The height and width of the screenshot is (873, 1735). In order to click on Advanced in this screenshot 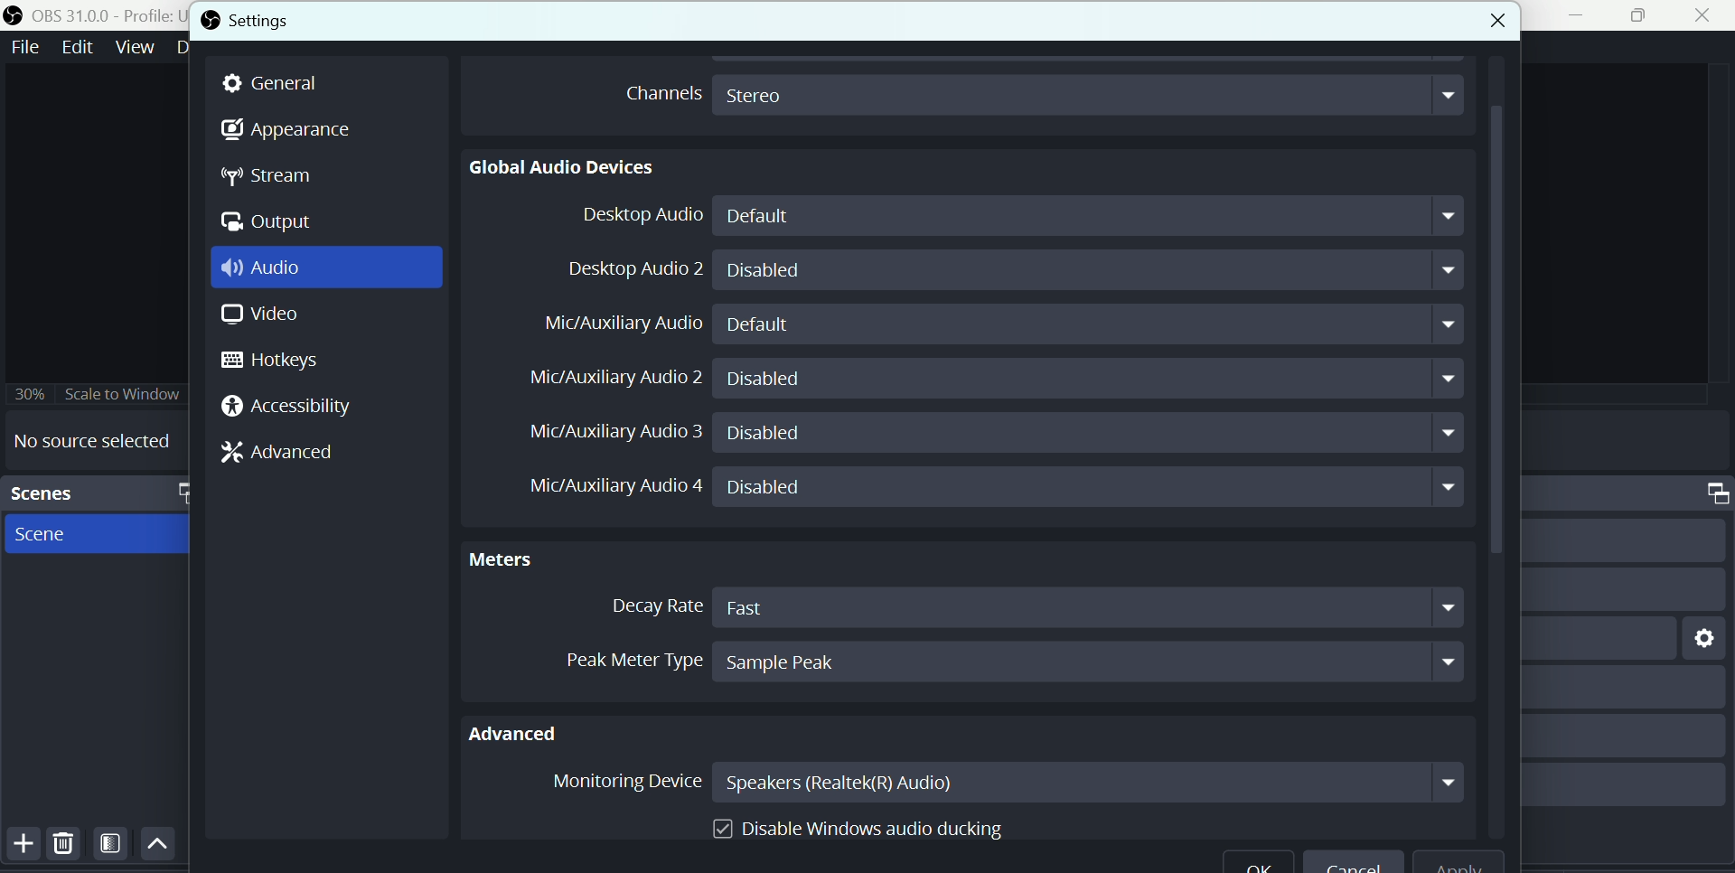, I will do `click(527, 730)`.